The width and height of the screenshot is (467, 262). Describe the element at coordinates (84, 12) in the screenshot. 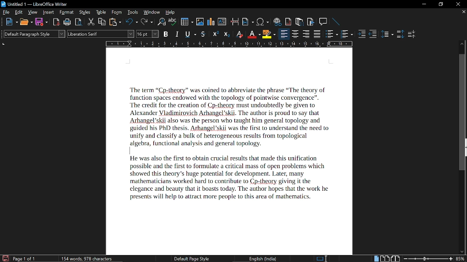

I see `Styles` at that location.